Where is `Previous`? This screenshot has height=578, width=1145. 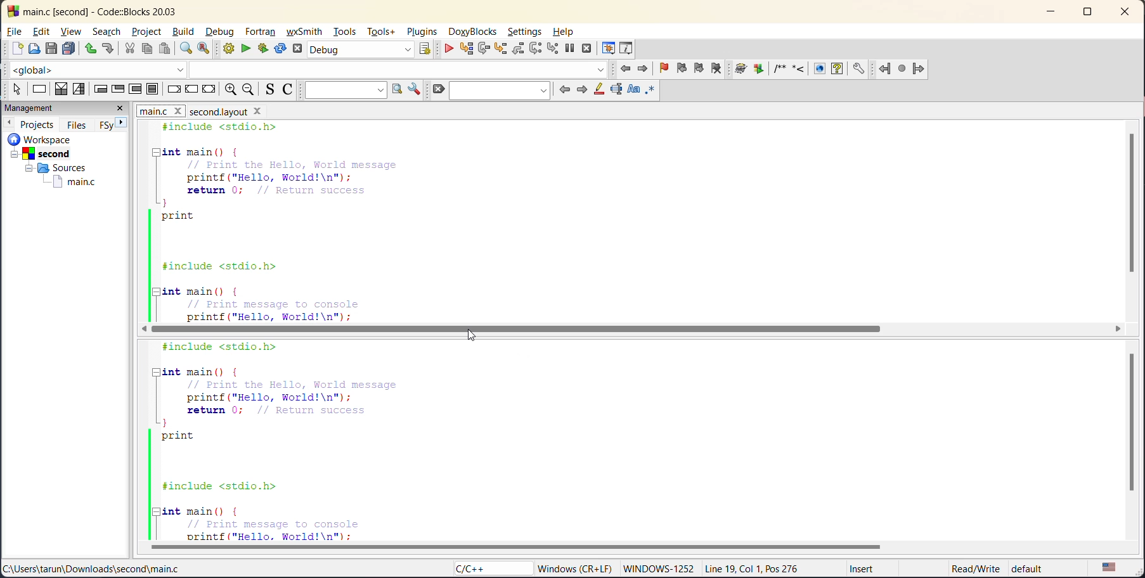 Previous is located at coordinates (11, 122).